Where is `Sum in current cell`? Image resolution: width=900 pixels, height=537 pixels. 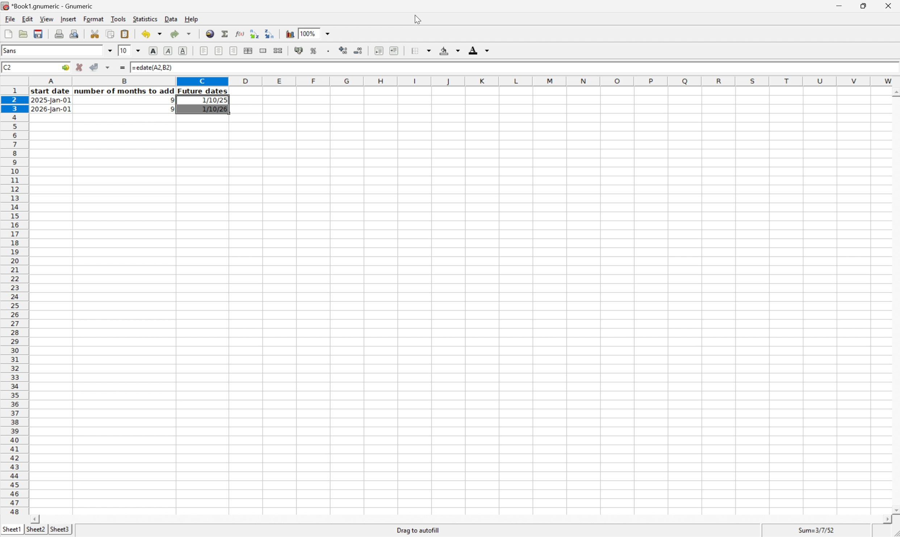
Sum in current cell is located at coordinates (225, 33).